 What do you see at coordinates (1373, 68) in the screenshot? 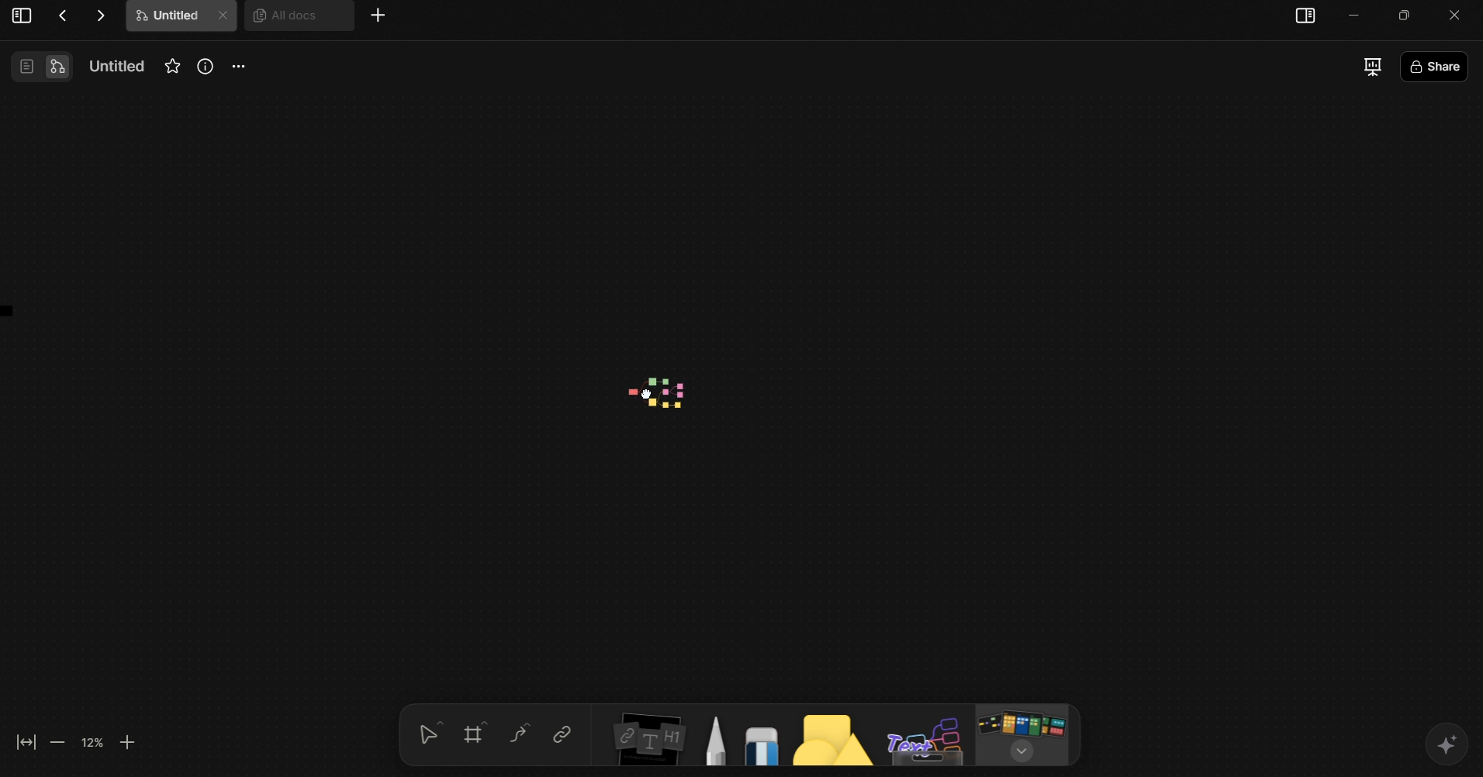
I see `Presentation Mode` at bounding box center [1373, 68].